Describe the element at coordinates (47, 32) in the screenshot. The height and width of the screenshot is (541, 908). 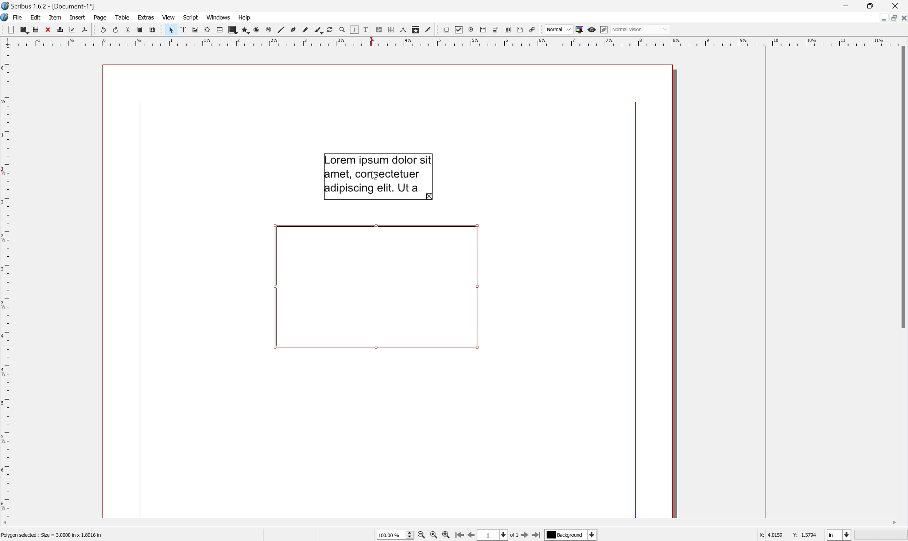
I see `Close` at that location.